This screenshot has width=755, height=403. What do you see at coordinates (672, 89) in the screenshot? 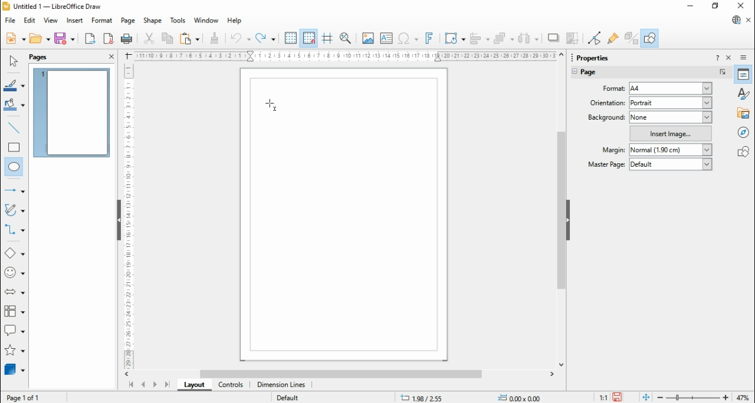
I see `A4` at bounding box center [672, 89].